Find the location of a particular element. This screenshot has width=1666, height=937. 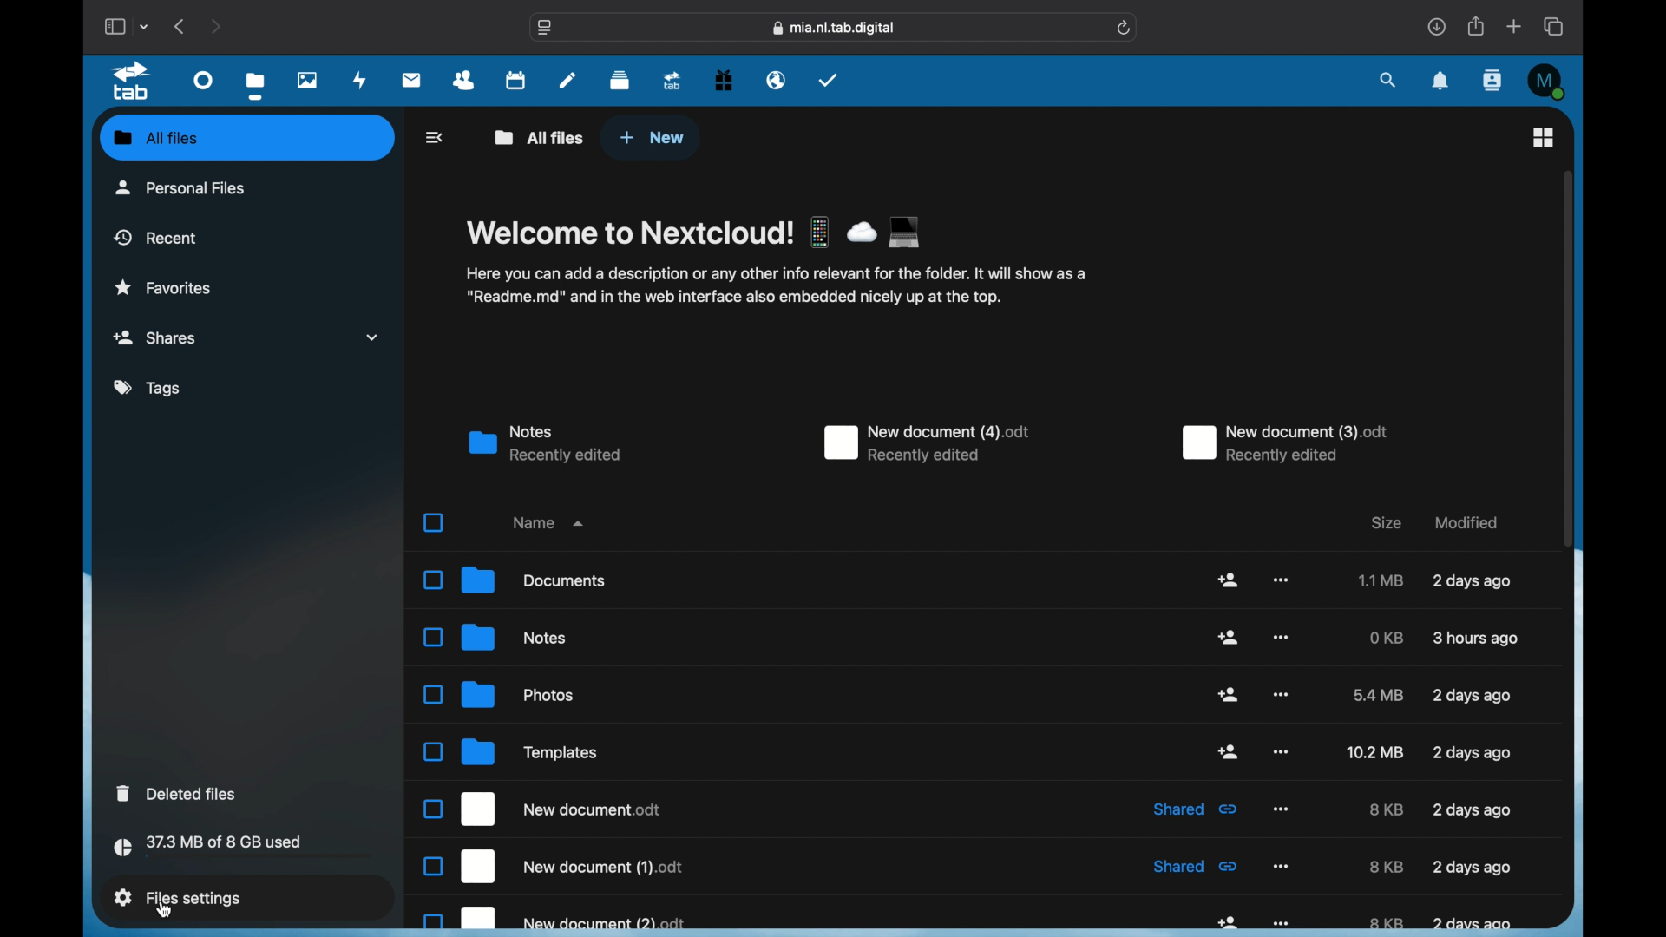

cursor is located at coordinates (166, 912).